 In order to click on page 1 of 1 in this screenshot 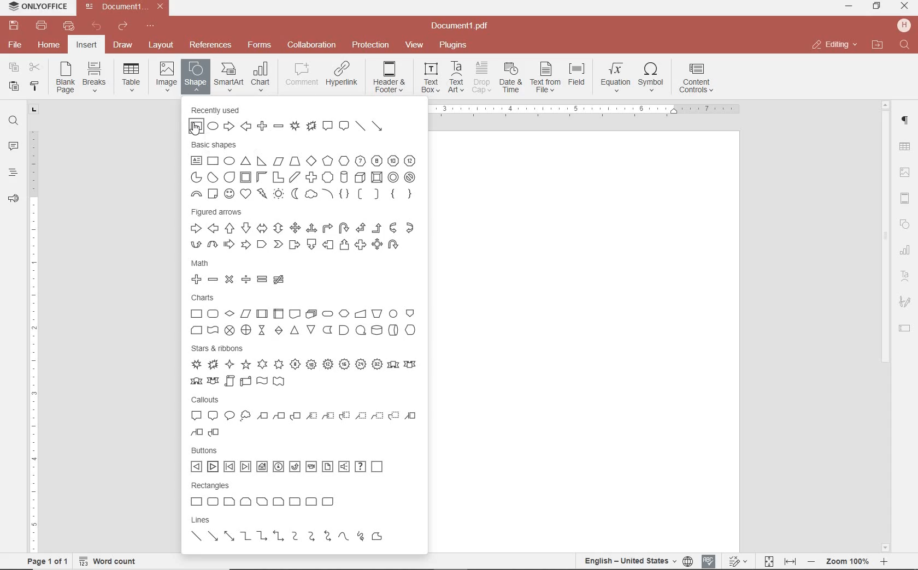, I will do `click(45, 560)`.